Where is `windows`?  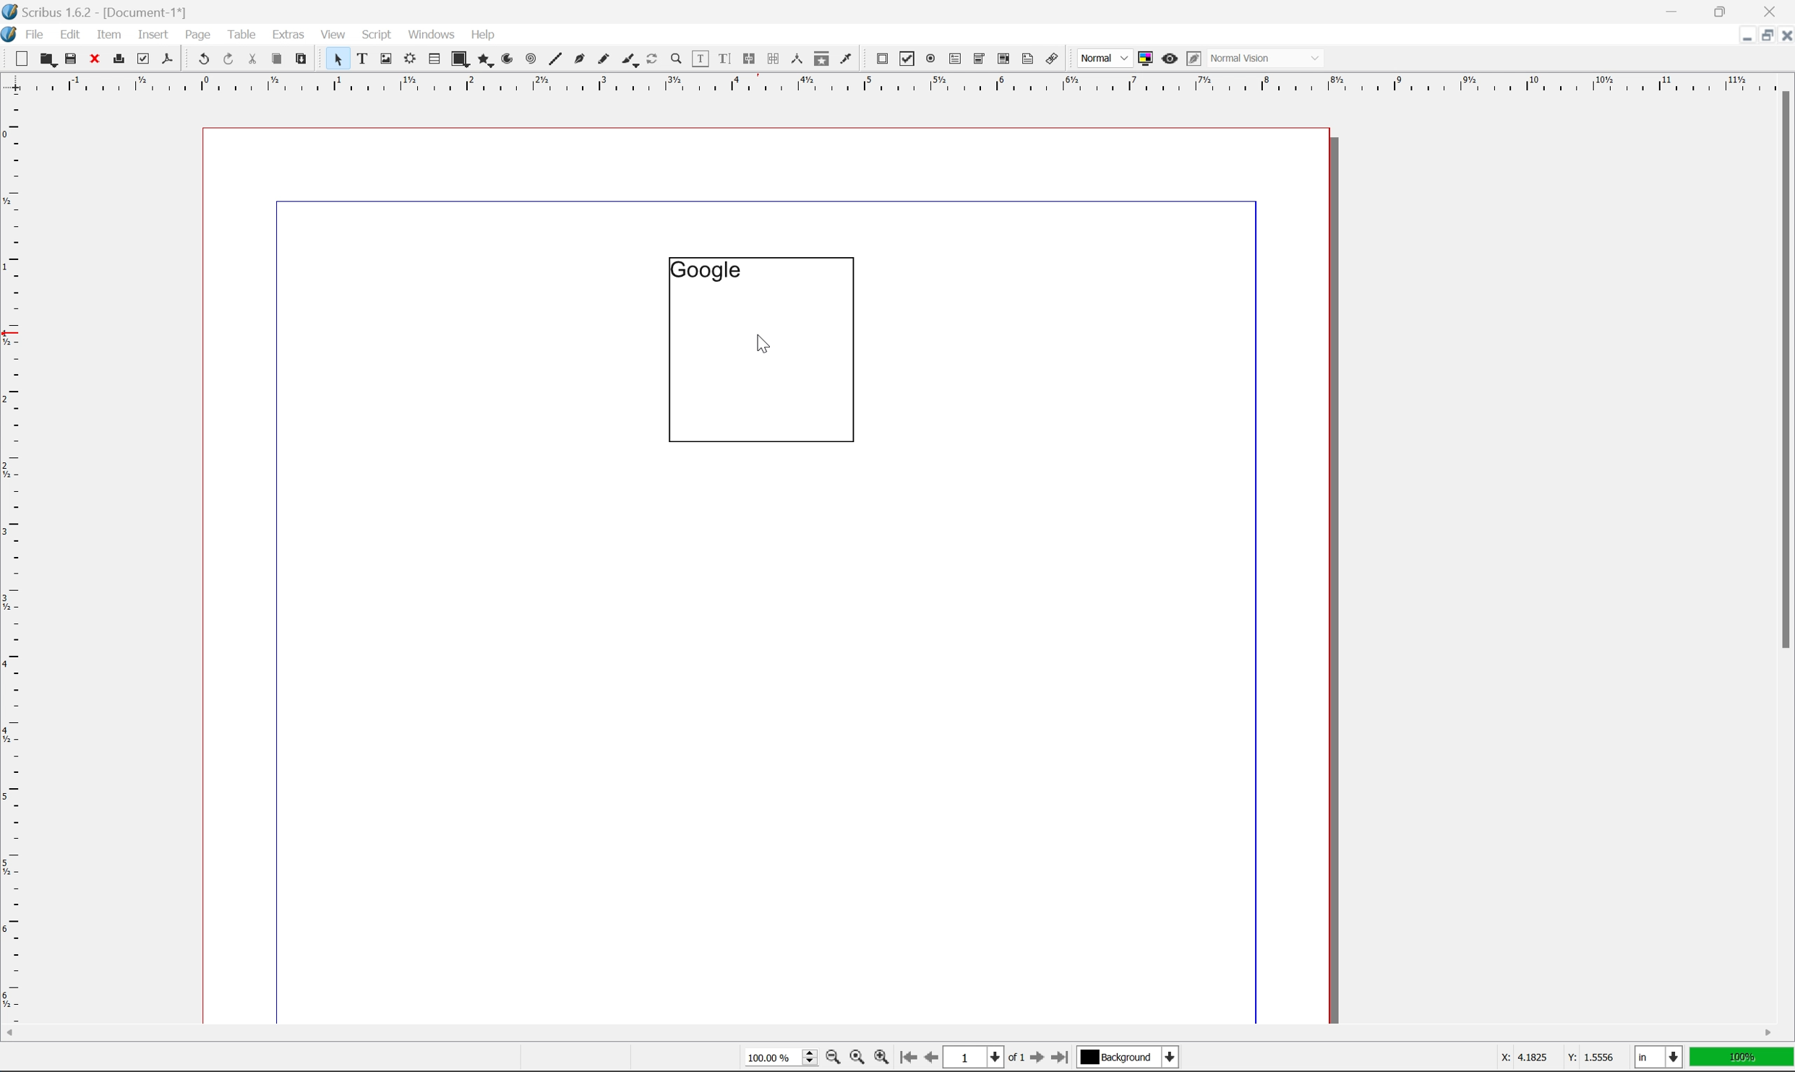 windows is located at coordinates (434, 33).